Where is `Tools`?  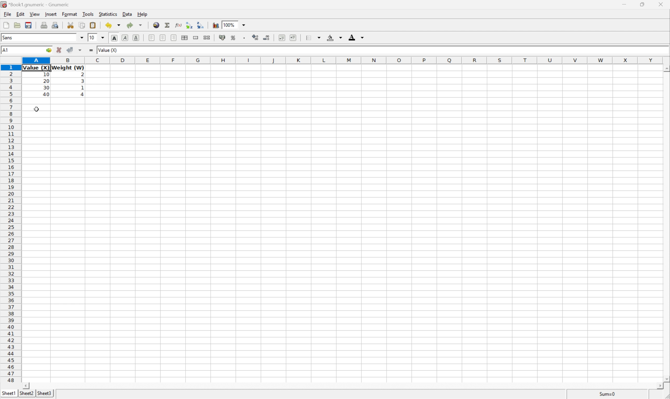
Tools is located at coordinates (89, 14).